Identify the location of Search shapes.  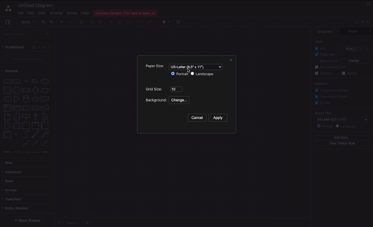
(27, 35).